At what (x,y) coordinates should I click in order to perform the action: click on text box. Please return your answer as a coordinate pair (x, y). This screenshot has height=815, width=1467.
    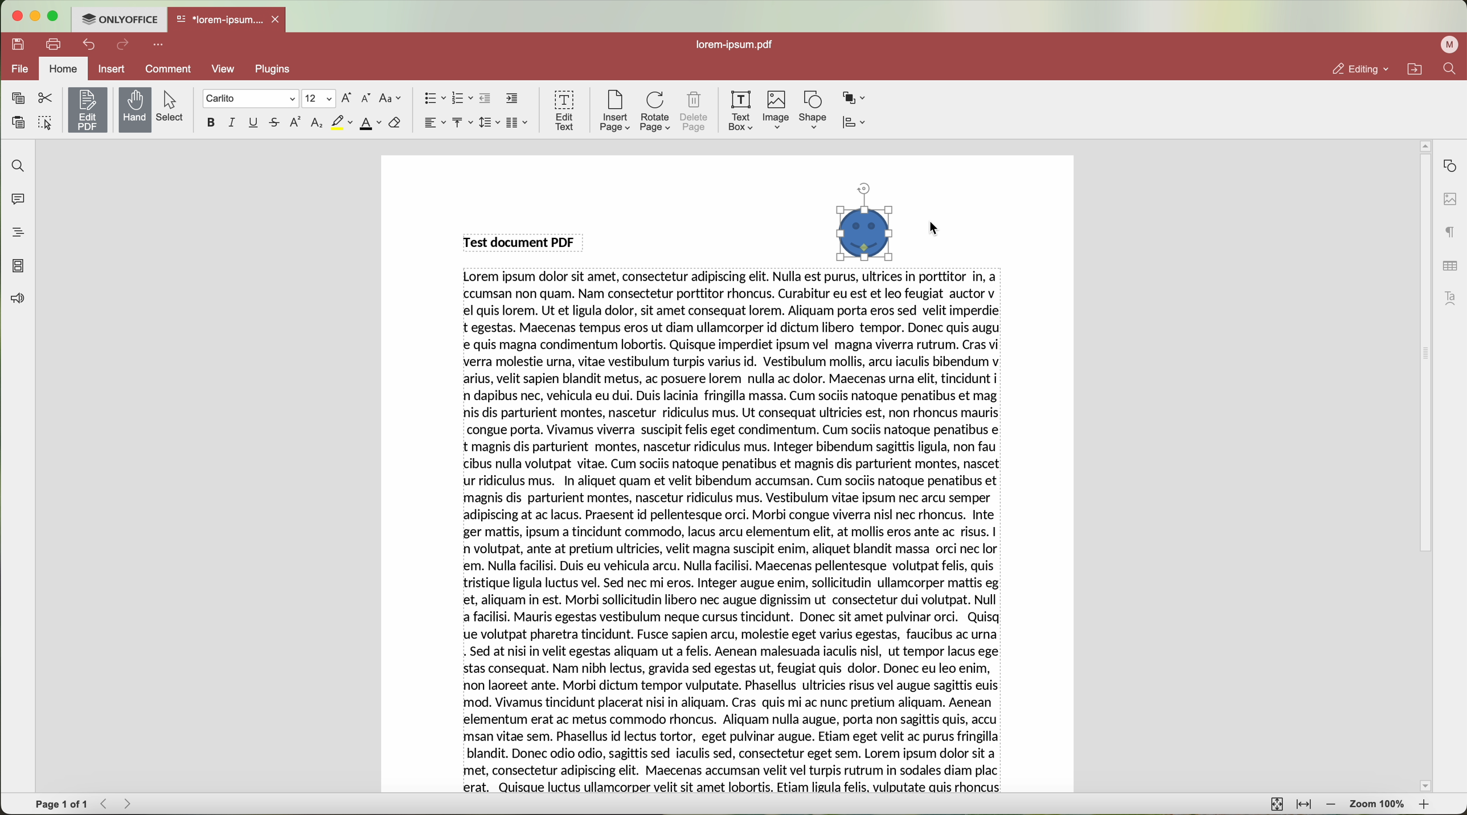
    Looking at the image, I should click on (740, 109).